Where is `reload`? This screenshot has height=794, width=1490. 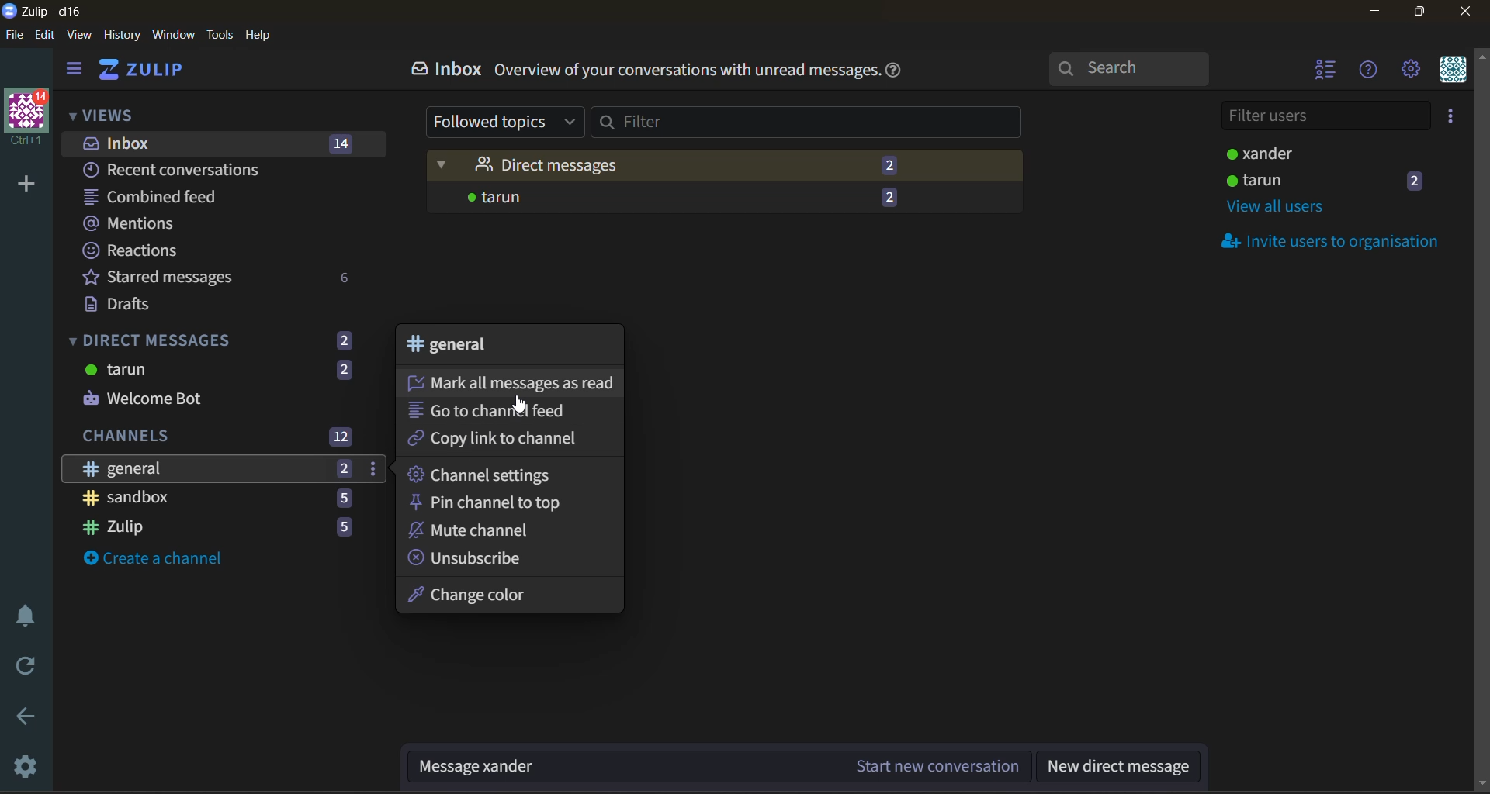
reload is located at coordinates (32, 667).